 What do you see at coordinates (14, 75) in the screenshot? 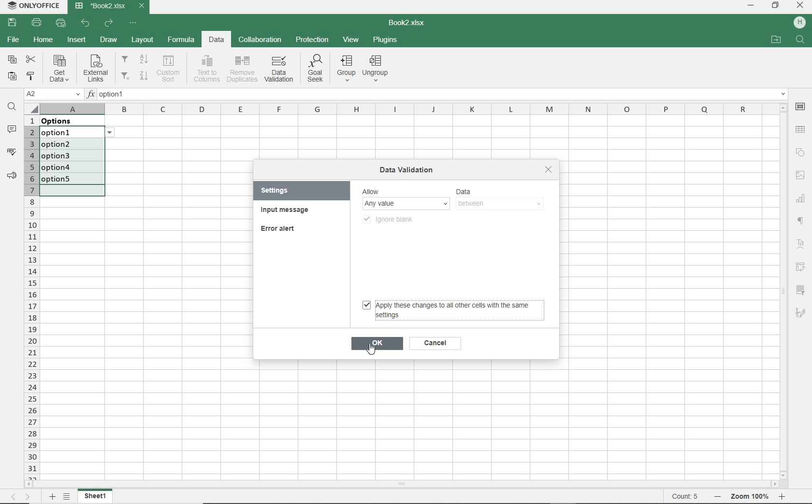
I see `PASTE` at bounding box center [14, 75].